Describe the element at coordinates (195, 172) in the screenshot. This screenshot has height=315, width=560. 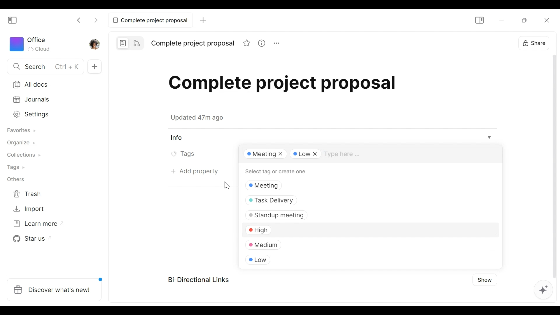
I see `Add property` at that location.